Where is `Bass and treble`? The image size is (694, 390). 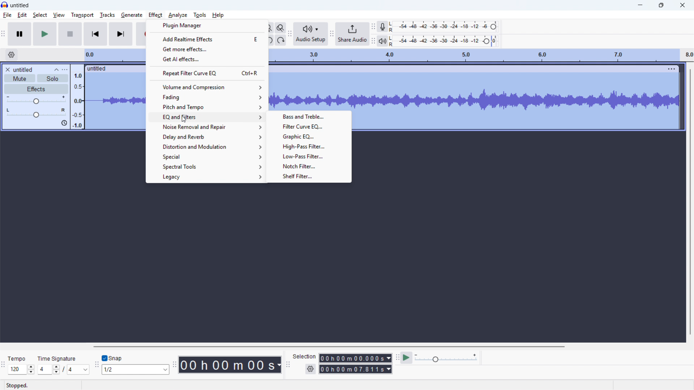 Bass and treble is located at coordinates (308, 116).